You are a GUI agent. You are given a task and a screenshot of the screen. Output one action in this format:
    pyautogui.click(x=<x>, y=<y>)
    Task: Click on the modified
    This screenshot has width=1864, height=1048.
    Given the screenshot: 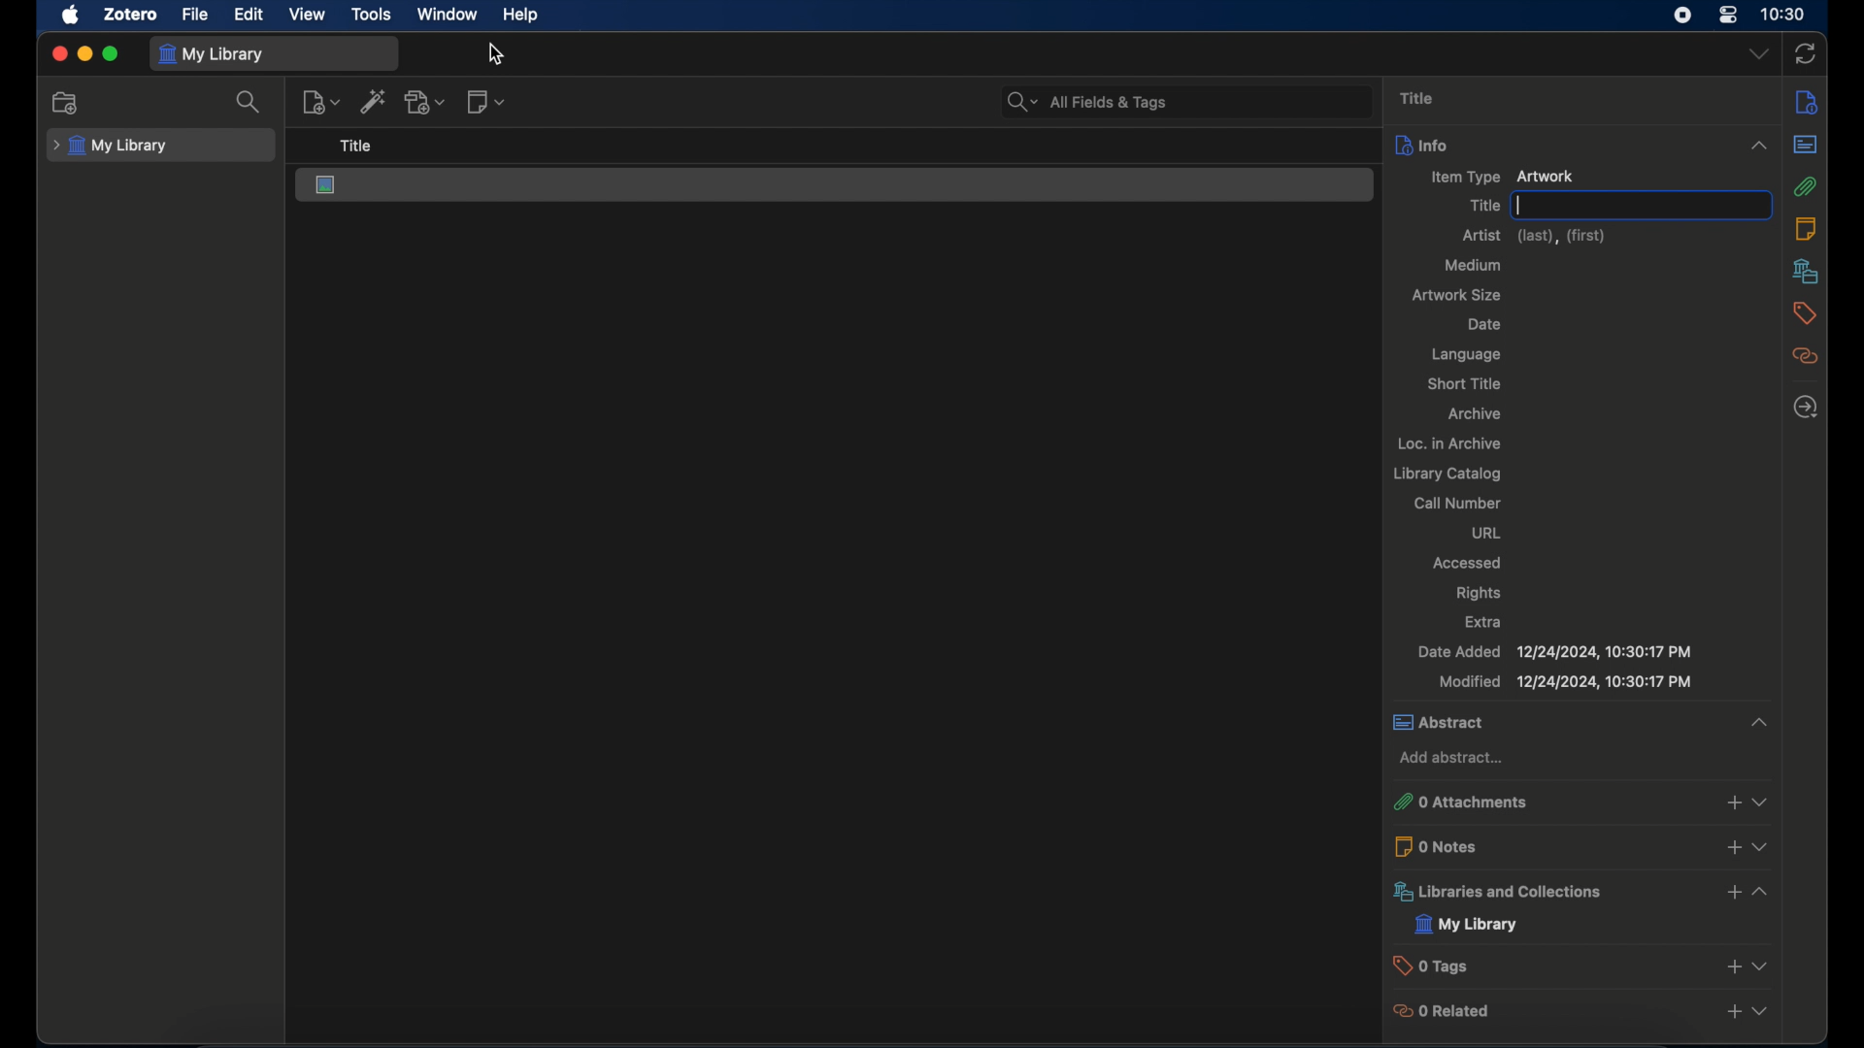 What is the action you would take?
    pyautogui.click(x=1567, y=683)
    